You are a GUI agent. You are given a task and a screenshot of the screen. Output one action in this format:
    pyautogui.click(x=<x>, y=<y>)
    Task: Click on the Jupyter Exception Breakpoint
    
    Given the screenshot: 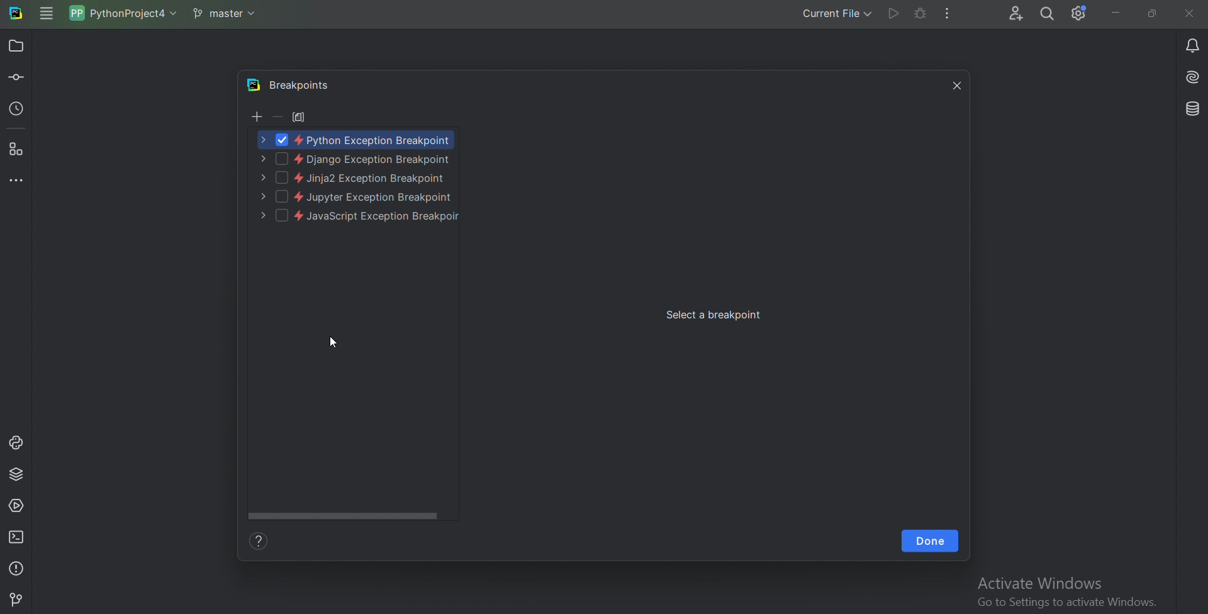 What is the action you would take?
    pyautogui.click(x=357, y=197)
    